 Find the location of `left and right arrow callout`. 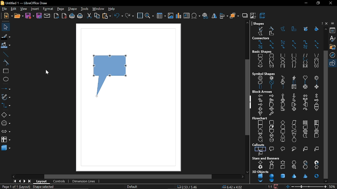

left and right arrow callout is located at coordinates (261, 109).